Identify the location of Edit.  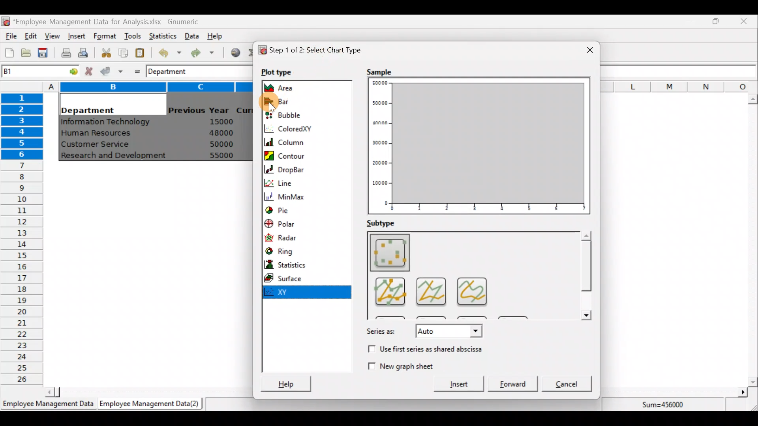
(31, 37).